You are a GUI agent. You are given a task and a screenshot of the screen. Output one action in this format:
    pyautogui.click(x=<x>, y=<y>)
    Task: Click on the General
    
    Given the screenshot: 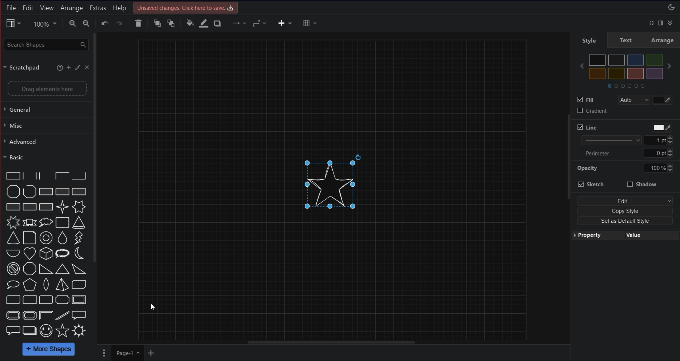 What is the action you would take?
    pyautogui.click(x=45, y=110)
    